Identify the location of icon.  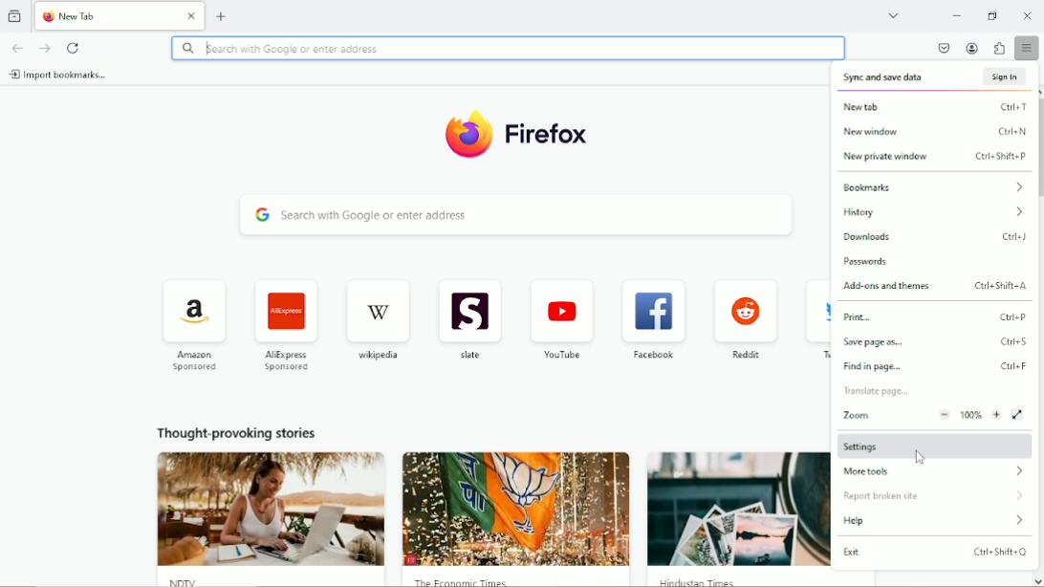
(747, 311).